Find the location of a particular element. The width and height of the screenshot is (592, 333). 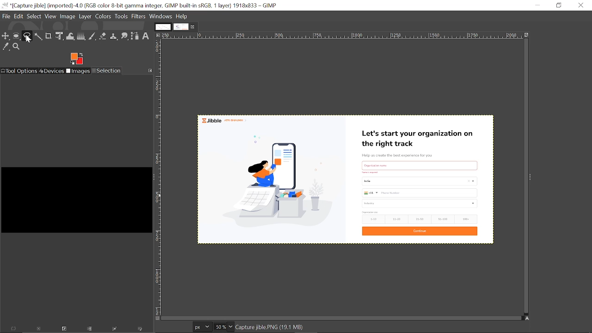

Current tab is located at coordinates (181, 27).